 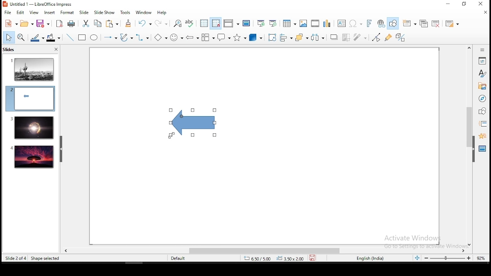 I want to click on ellipse, so click(x=94, y=38).